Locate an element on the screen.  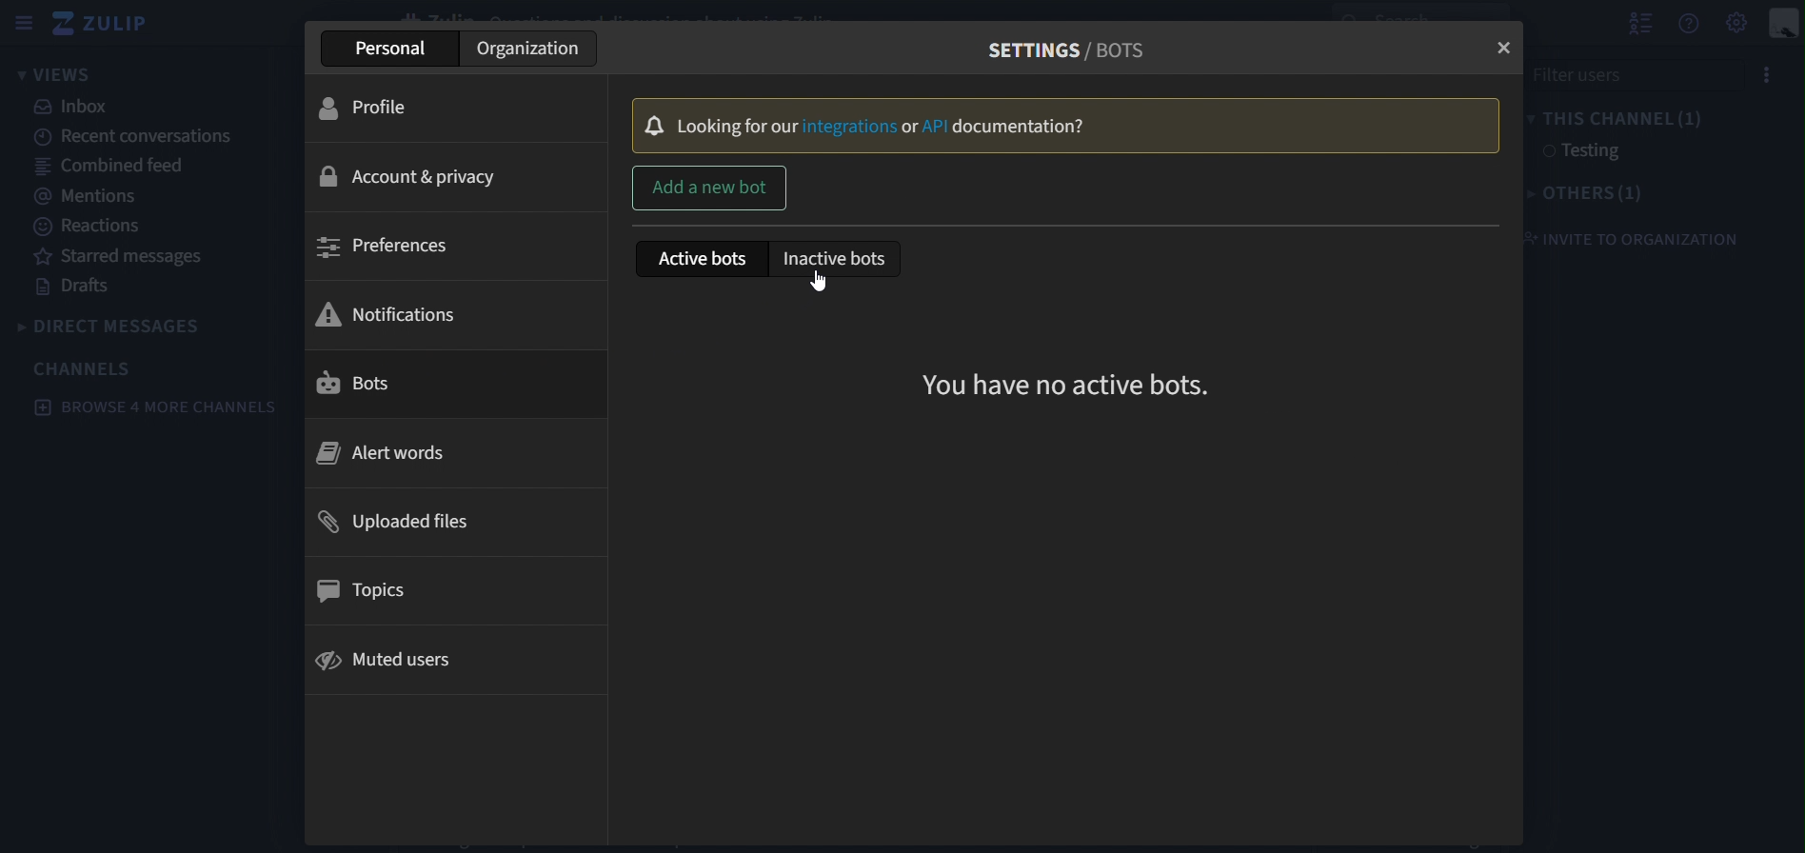
filter users is located at coordinates (1617, 73).